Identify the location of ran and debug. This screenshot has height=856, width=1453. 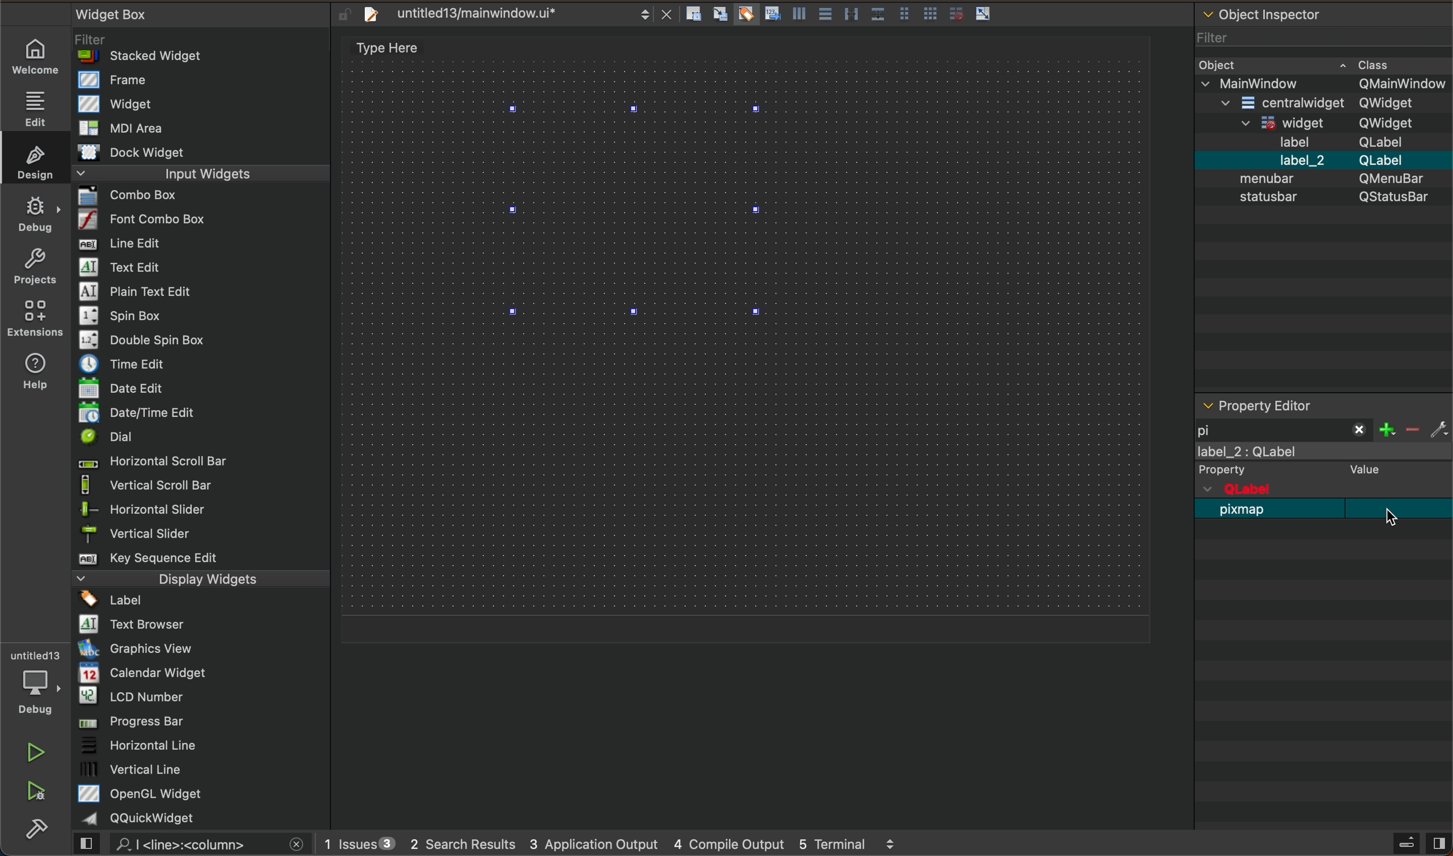
(44, 793).